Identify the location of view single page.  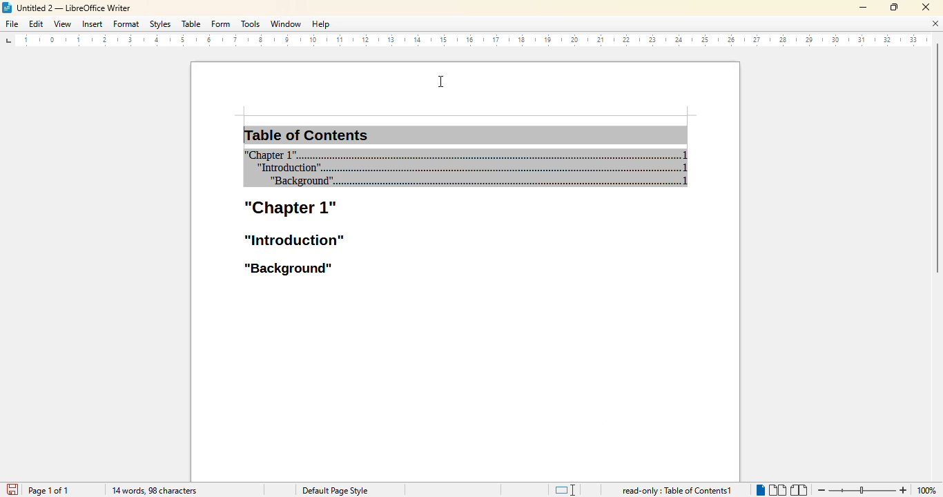
(759, 488).